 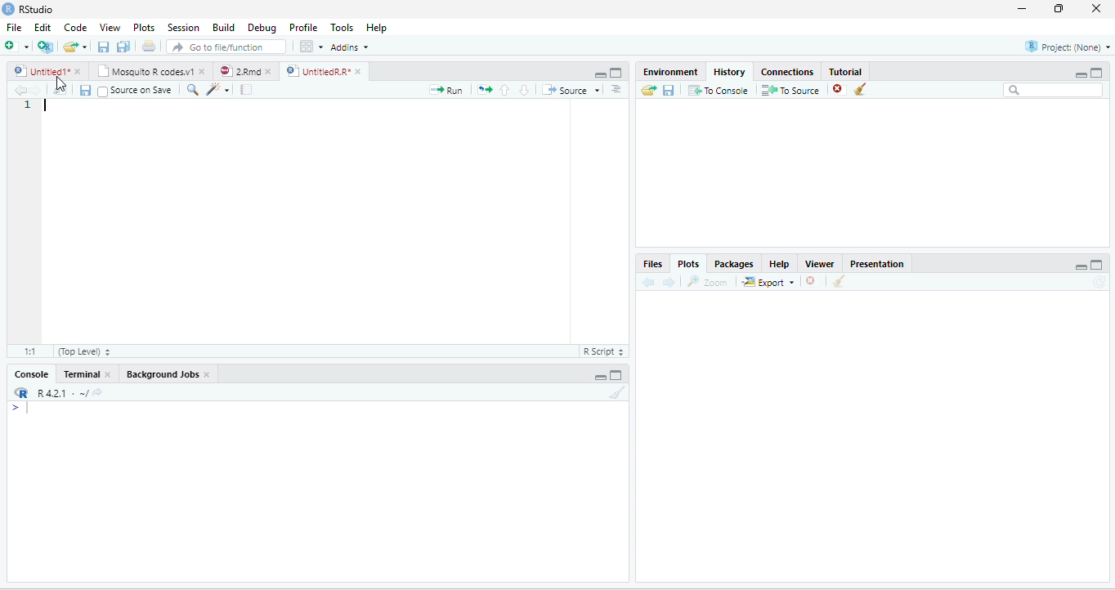 What do you see at coordinates (358, 71) in the screenshot?
I see `close` at bounding box center [358, 71].